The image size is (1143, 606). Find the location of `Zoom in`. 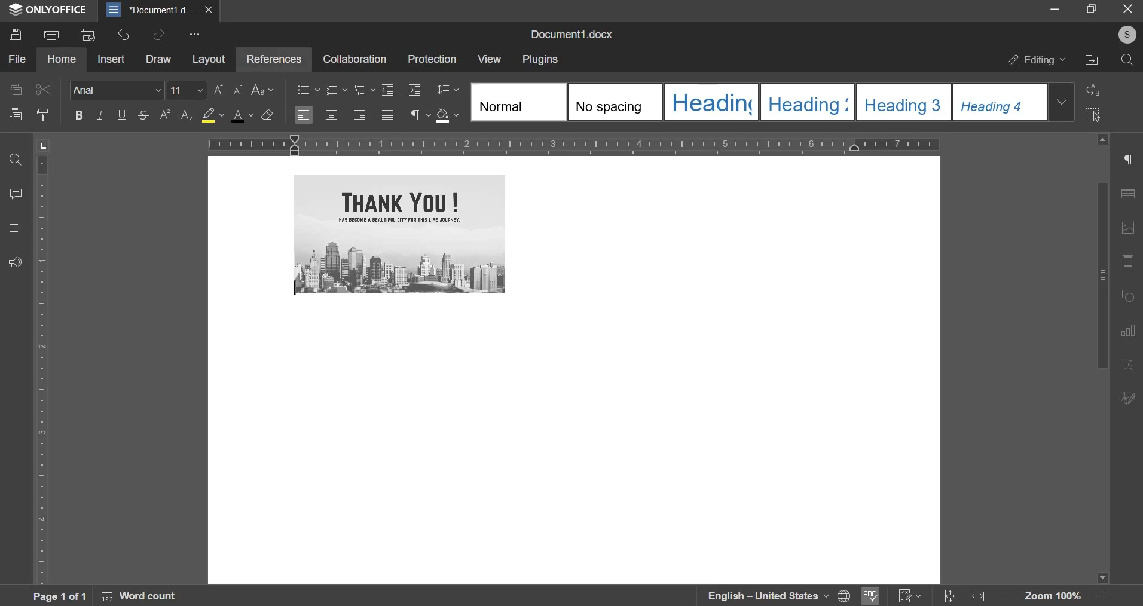

Zoom in is located at coordinates (1101, 596).